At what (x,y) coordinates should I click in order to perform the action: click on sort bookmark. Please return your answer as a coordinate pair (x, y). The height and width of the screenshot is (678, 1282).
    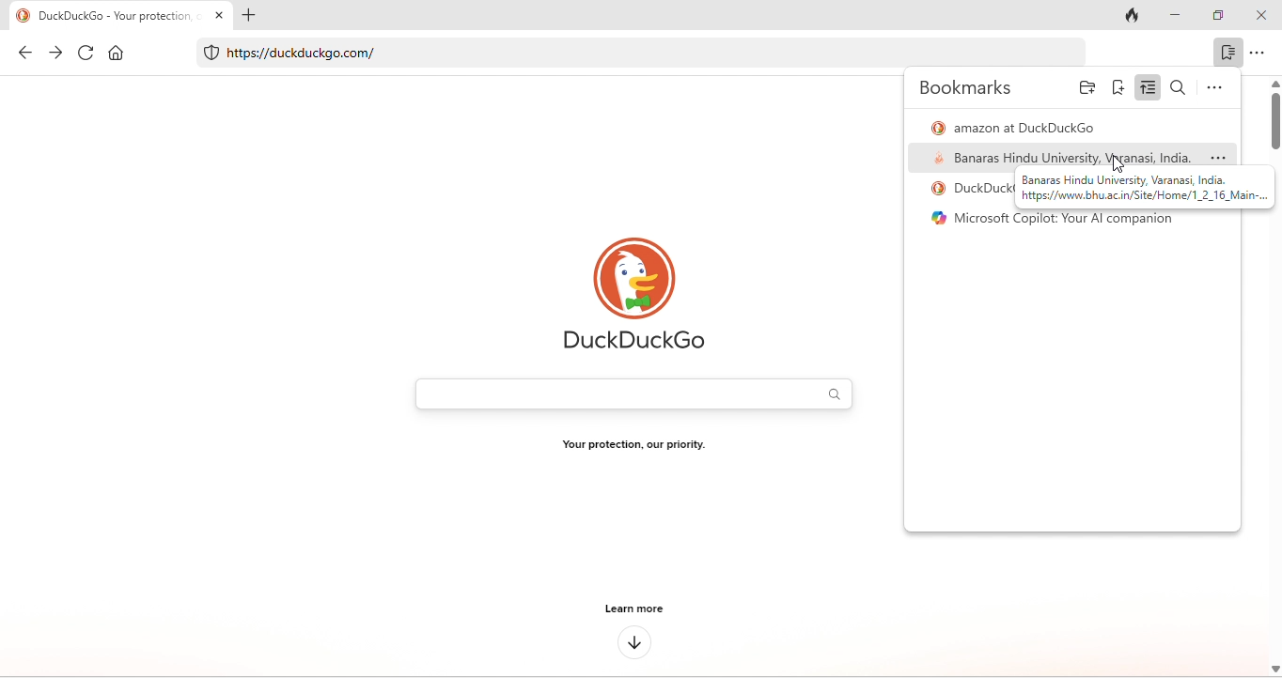
    Looking at the image, I should click on (1147, 86).